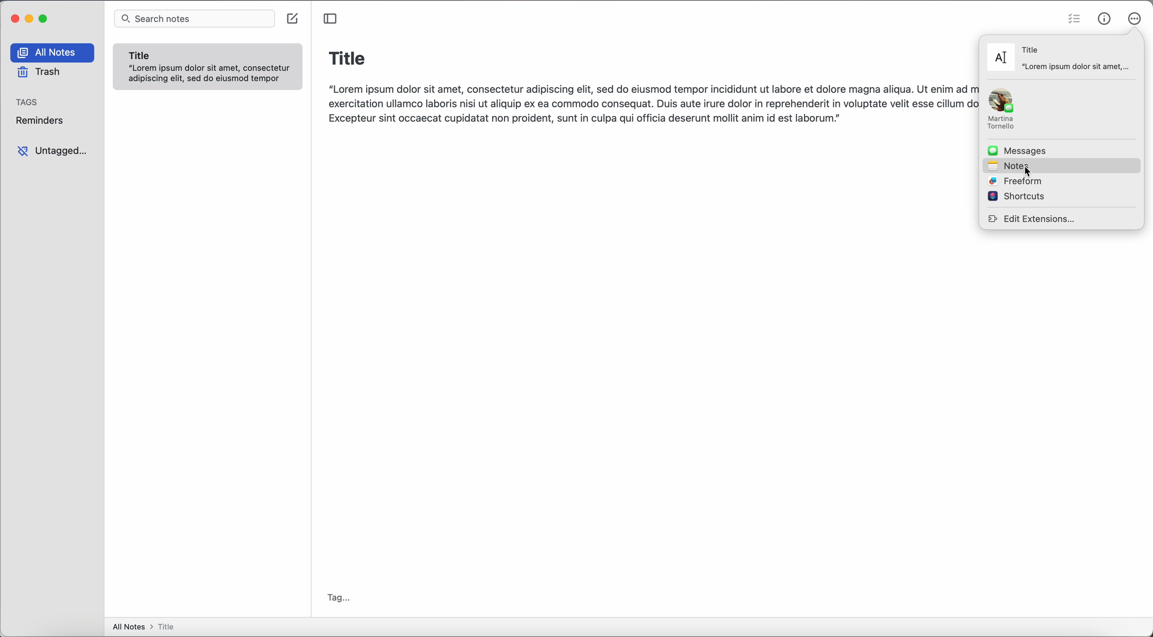 The height and width of the screenshot is (637, 1153). What do you see at coordinates (1060, 58) in the screenshot?
I see `note` at bounding box center [1060, 58].